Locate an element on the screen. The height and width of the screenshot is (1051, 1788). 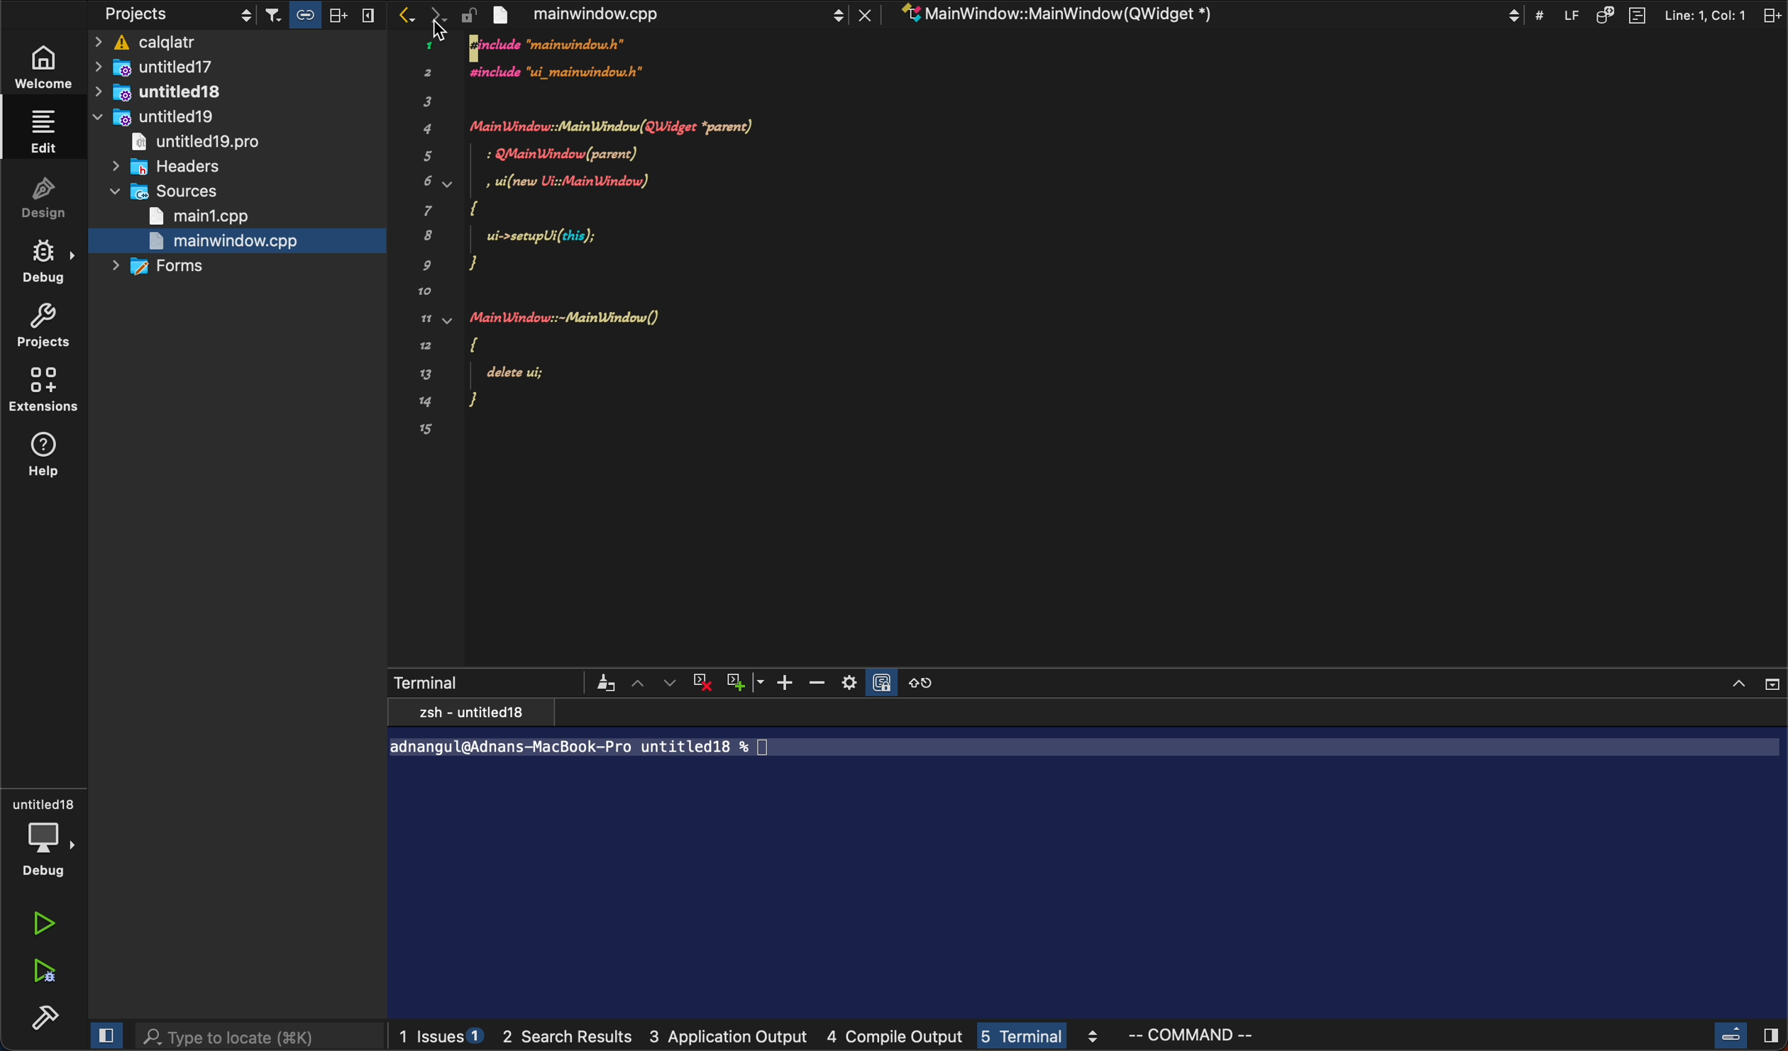
search bar is located at coordinates (256, 1038).